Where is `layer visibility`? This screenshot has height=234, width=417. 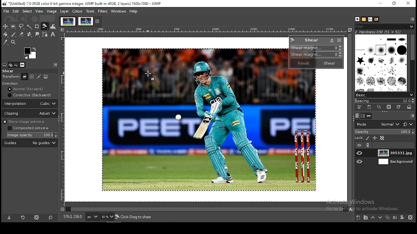 layer visibility is located at coordinates (358, 145).